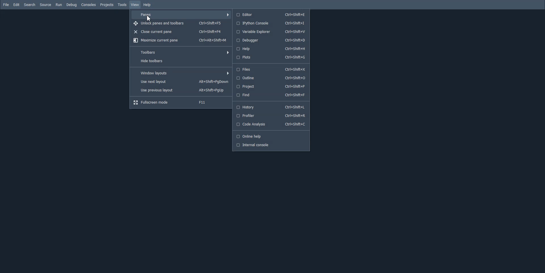 The height and width of the screenshot is (273, 545). Describe the element at coordinates (271, 115) in the screenshot. I see `Profiler` at that location.